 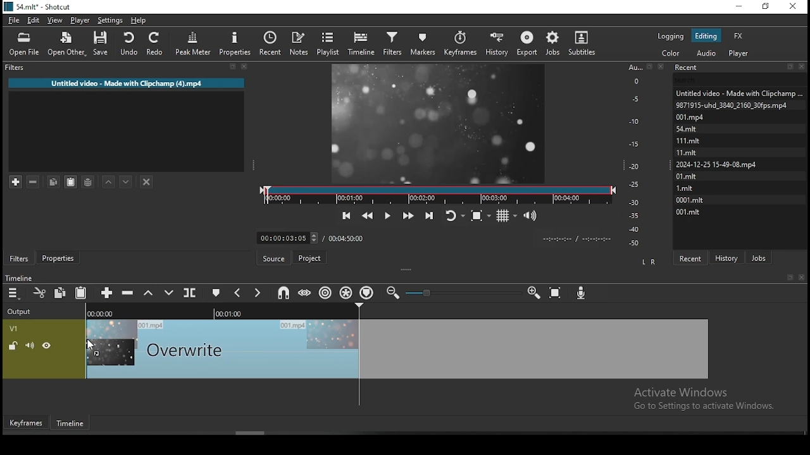 What do you see at coordinates (766, 7) in the screenshot?
I see `restore` at bounding box center [766, 7].